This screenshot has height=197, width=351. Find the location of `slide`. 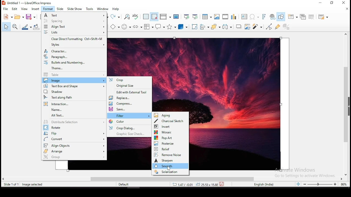

slide is located at coordinates (60, 9).